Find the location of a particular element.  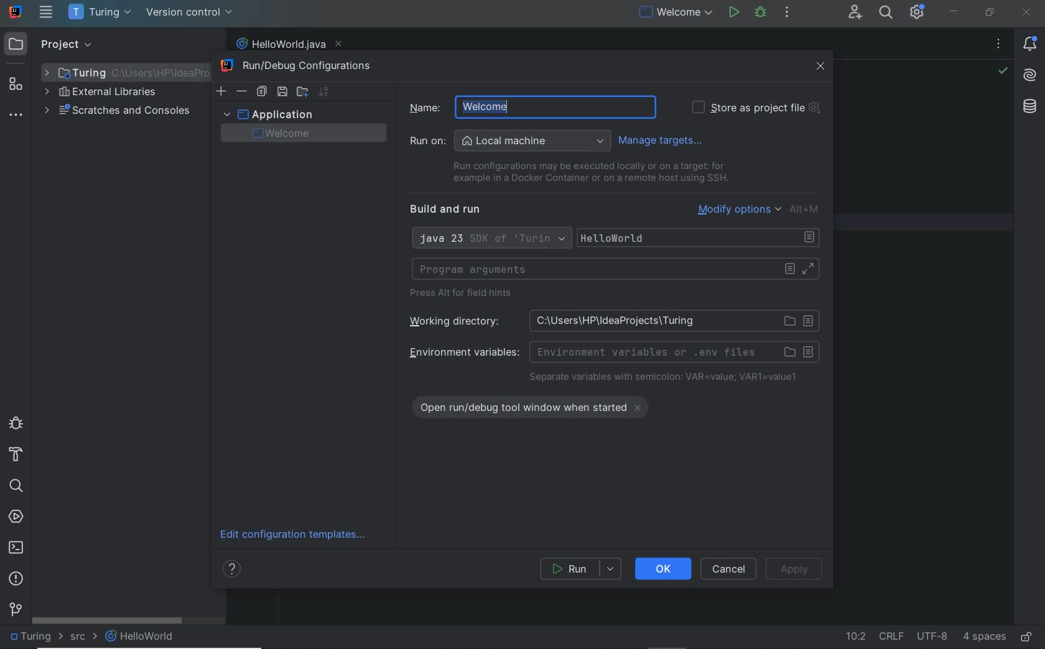

terminal is located at coordinates (16, 547).